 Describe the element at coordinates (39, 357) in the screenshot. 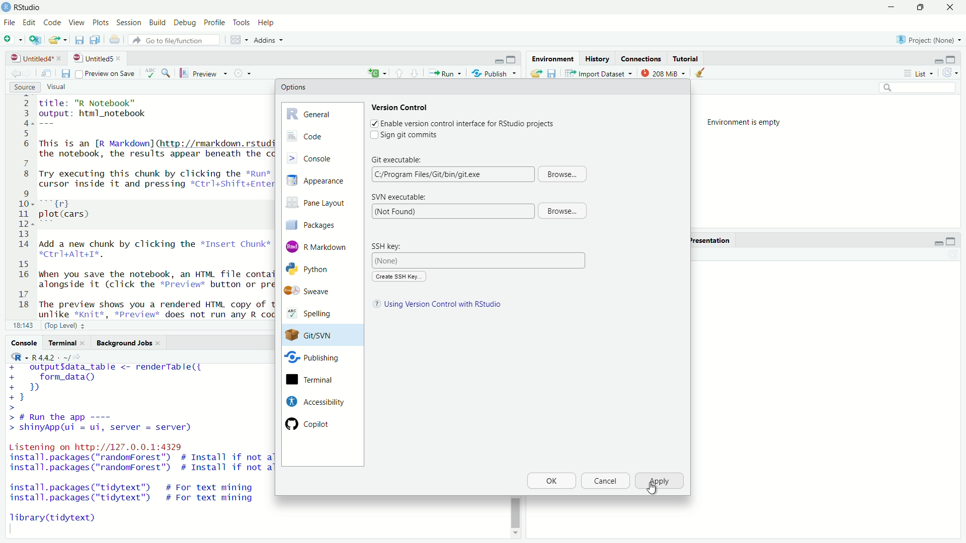

I see `R - R442 ~/` at that location.